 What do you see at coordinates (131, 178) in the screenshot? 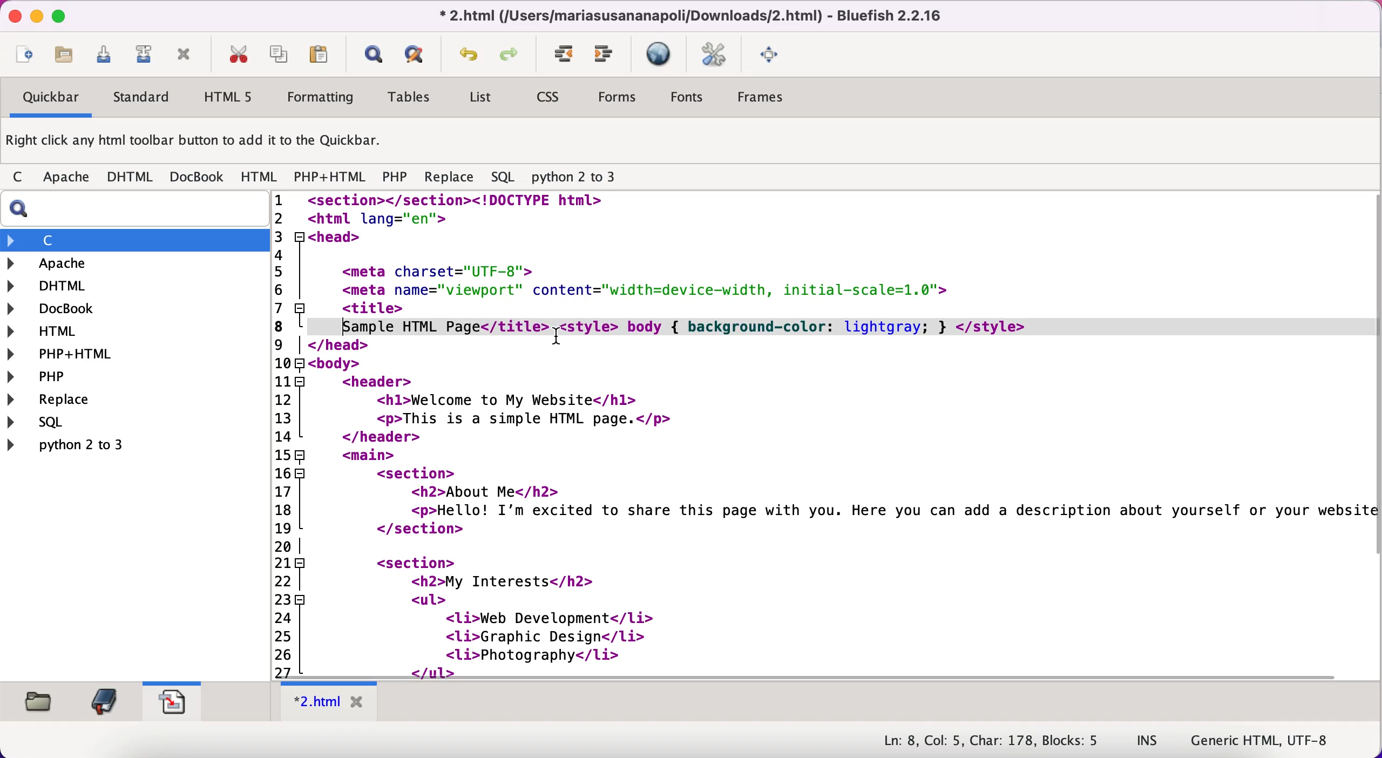
I see `dhtml` at bounding box center [131, 178].